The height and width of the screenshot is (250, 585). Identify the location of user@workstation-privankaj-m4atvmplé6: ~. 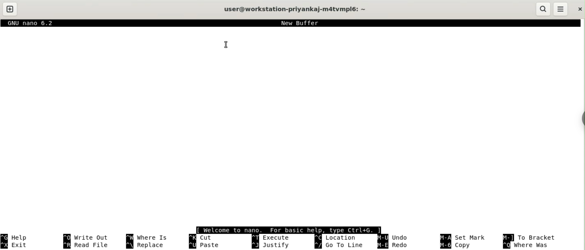
(296, 10).